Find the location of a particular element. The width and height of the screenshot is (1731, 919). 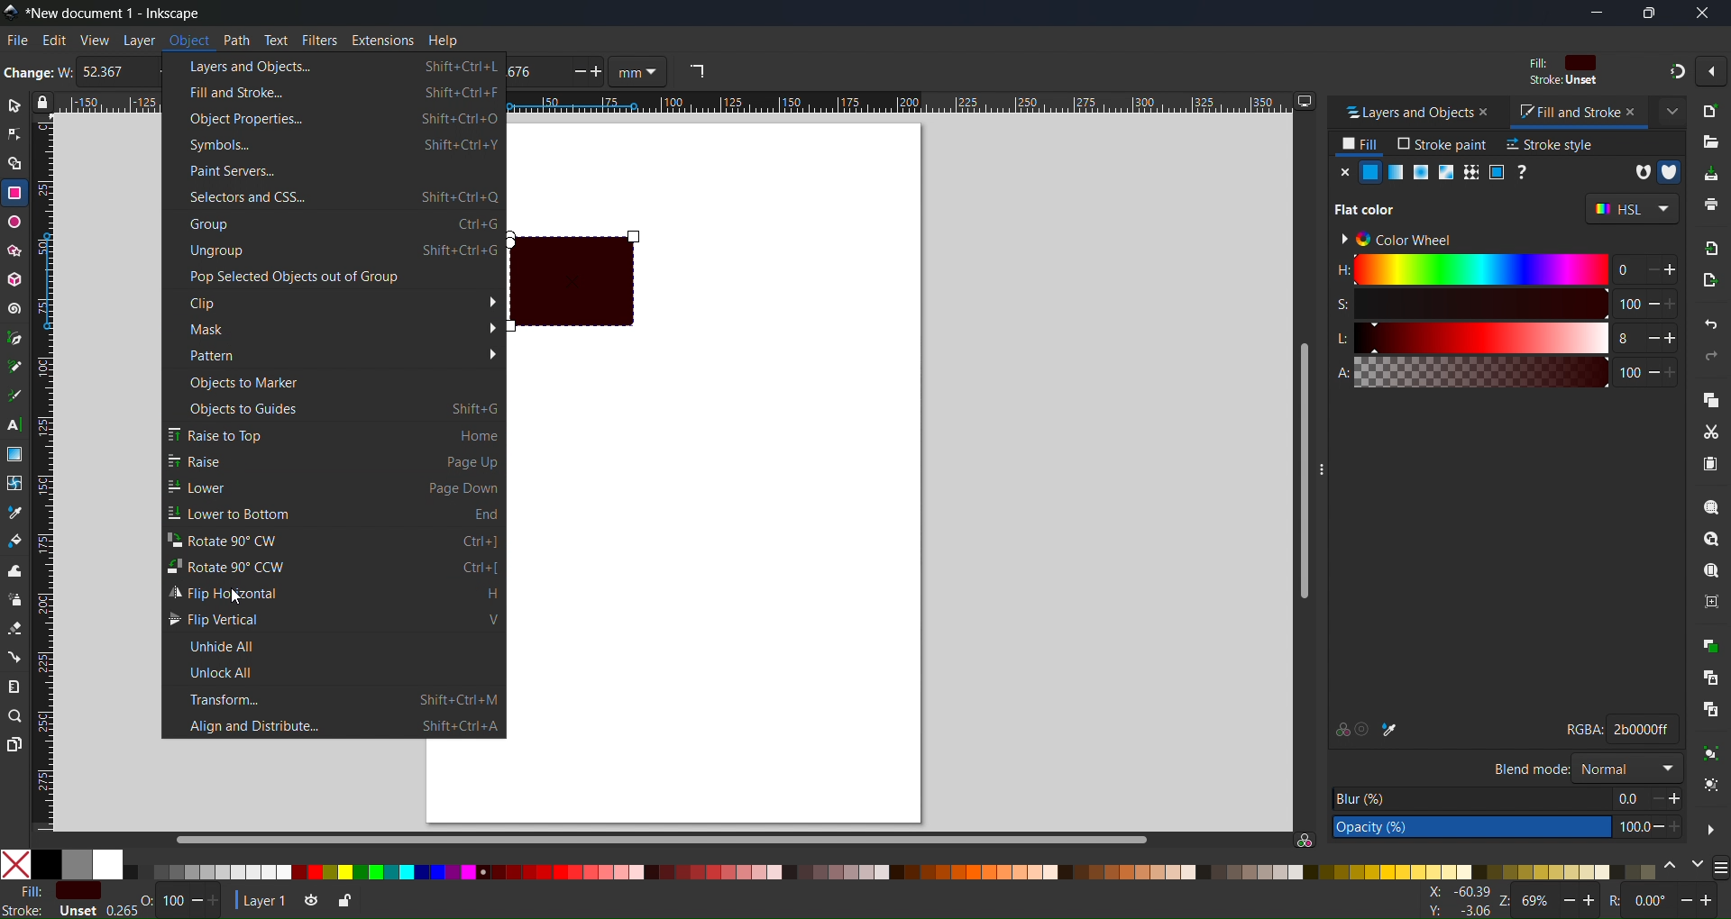

File is located at coordinates (16, 40).